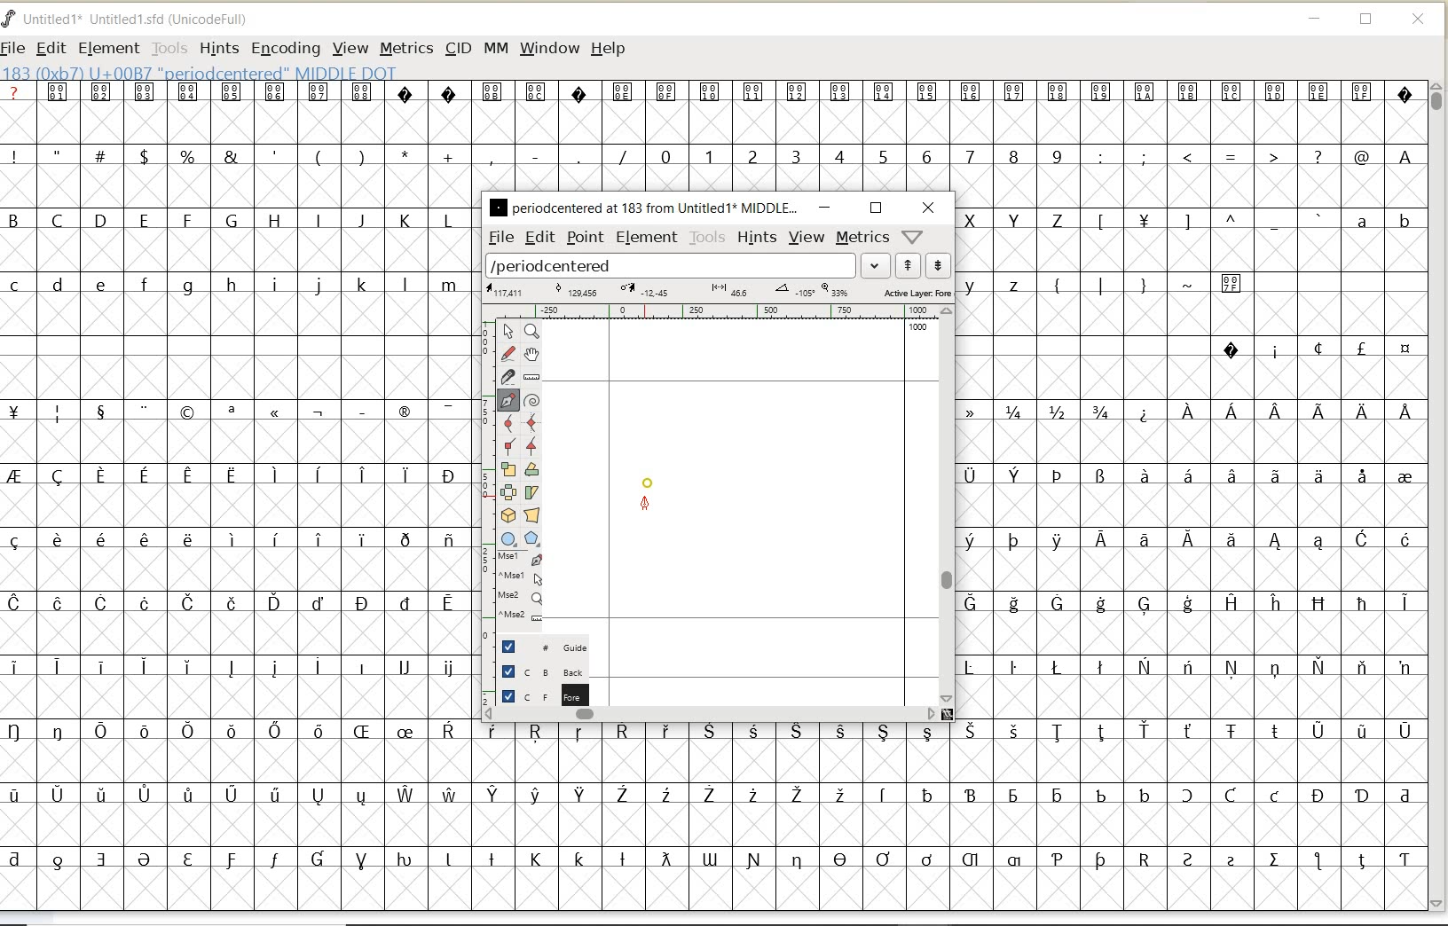 Image resolution: width=1448 pixels, height=926 pixels. Describe the element at coordinates (1366, 22) in the screenshot. I see `RESTORE` at that location.